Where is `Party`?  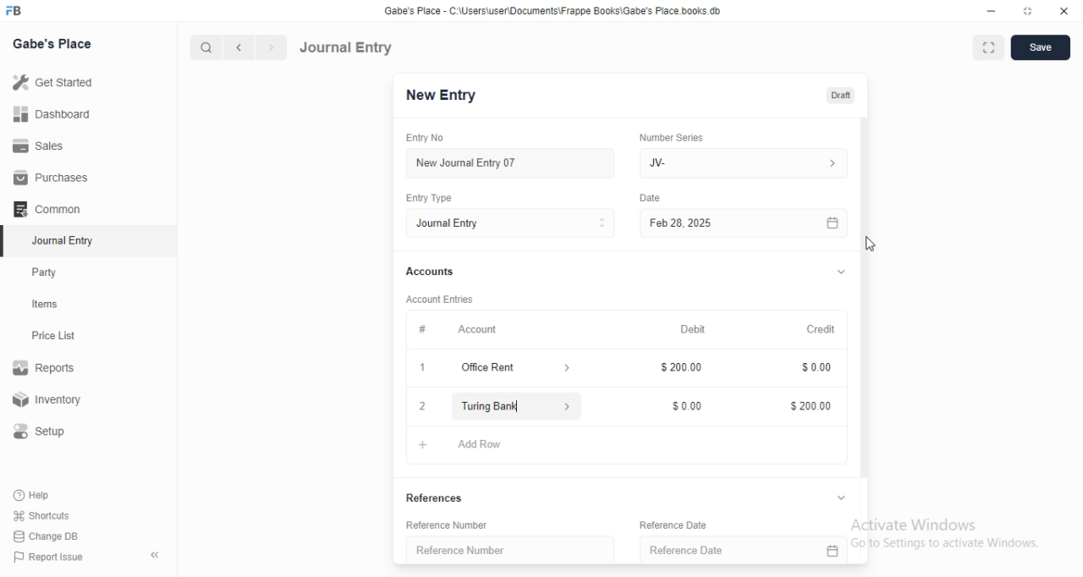 Party is located at coordinates (48, 272).